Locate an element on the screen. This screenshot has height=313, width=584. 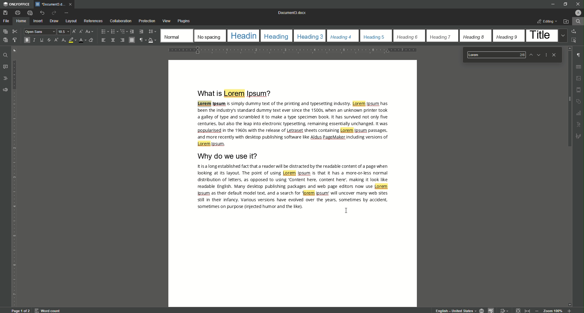
Text uppercase is located at coordinates (580, 125).